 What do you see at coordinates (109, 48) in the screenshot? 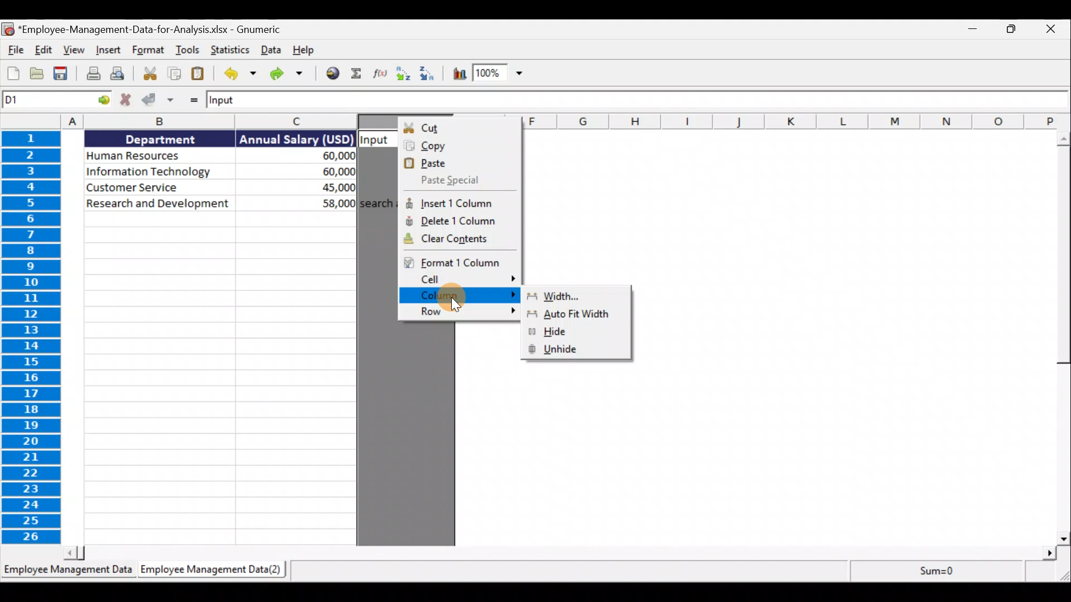
I see `Insert` at bounding box center [109, 48].